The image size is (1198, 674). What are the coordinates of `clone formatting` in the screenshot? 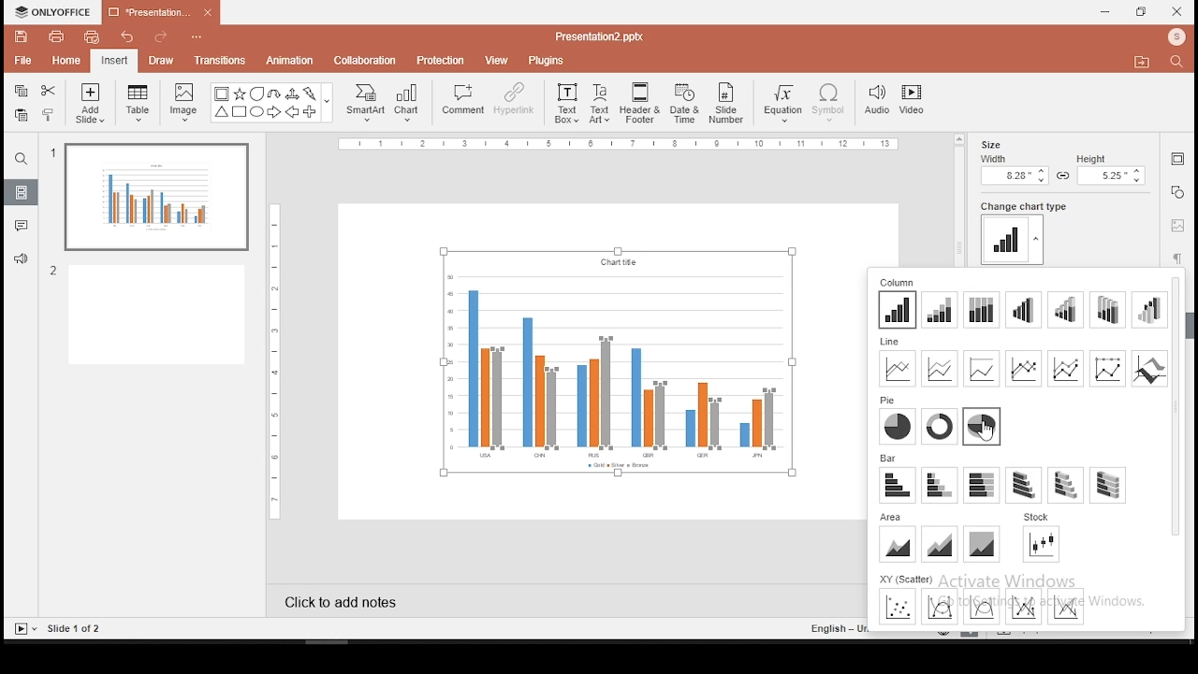 It's located at (49, 116).